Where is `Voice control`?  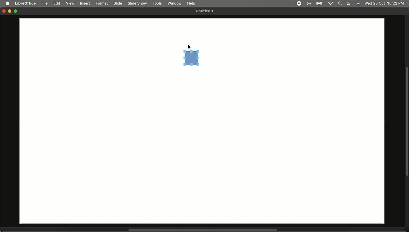 Voice control is located at coordinates (358, 4).